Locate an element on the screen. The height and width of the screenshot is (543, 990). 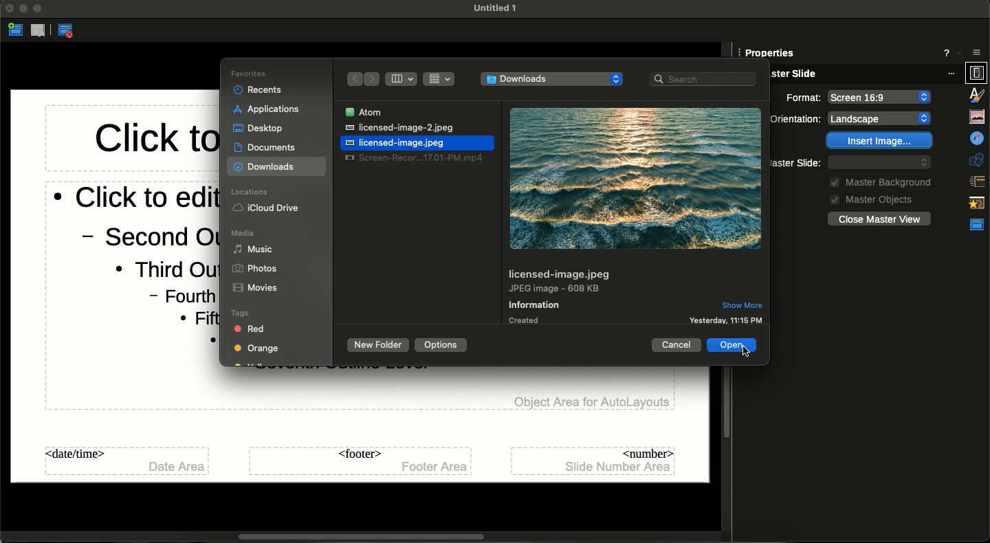
Tags is located at coordinates (244, 314).